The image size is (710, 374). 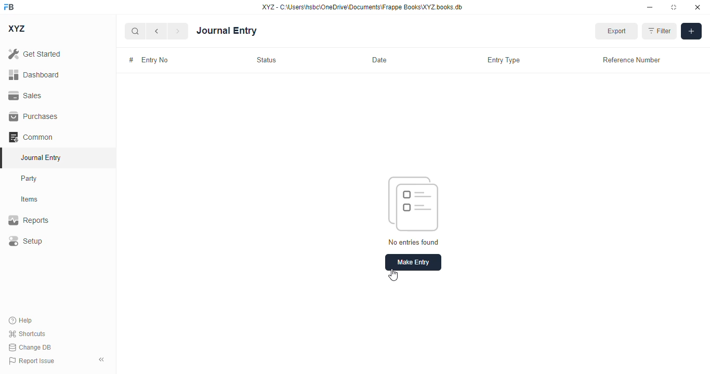 What do you see at coordinates (9, 6) in the screenshot?
I see `FB logo` at bounding box center [9, 6].